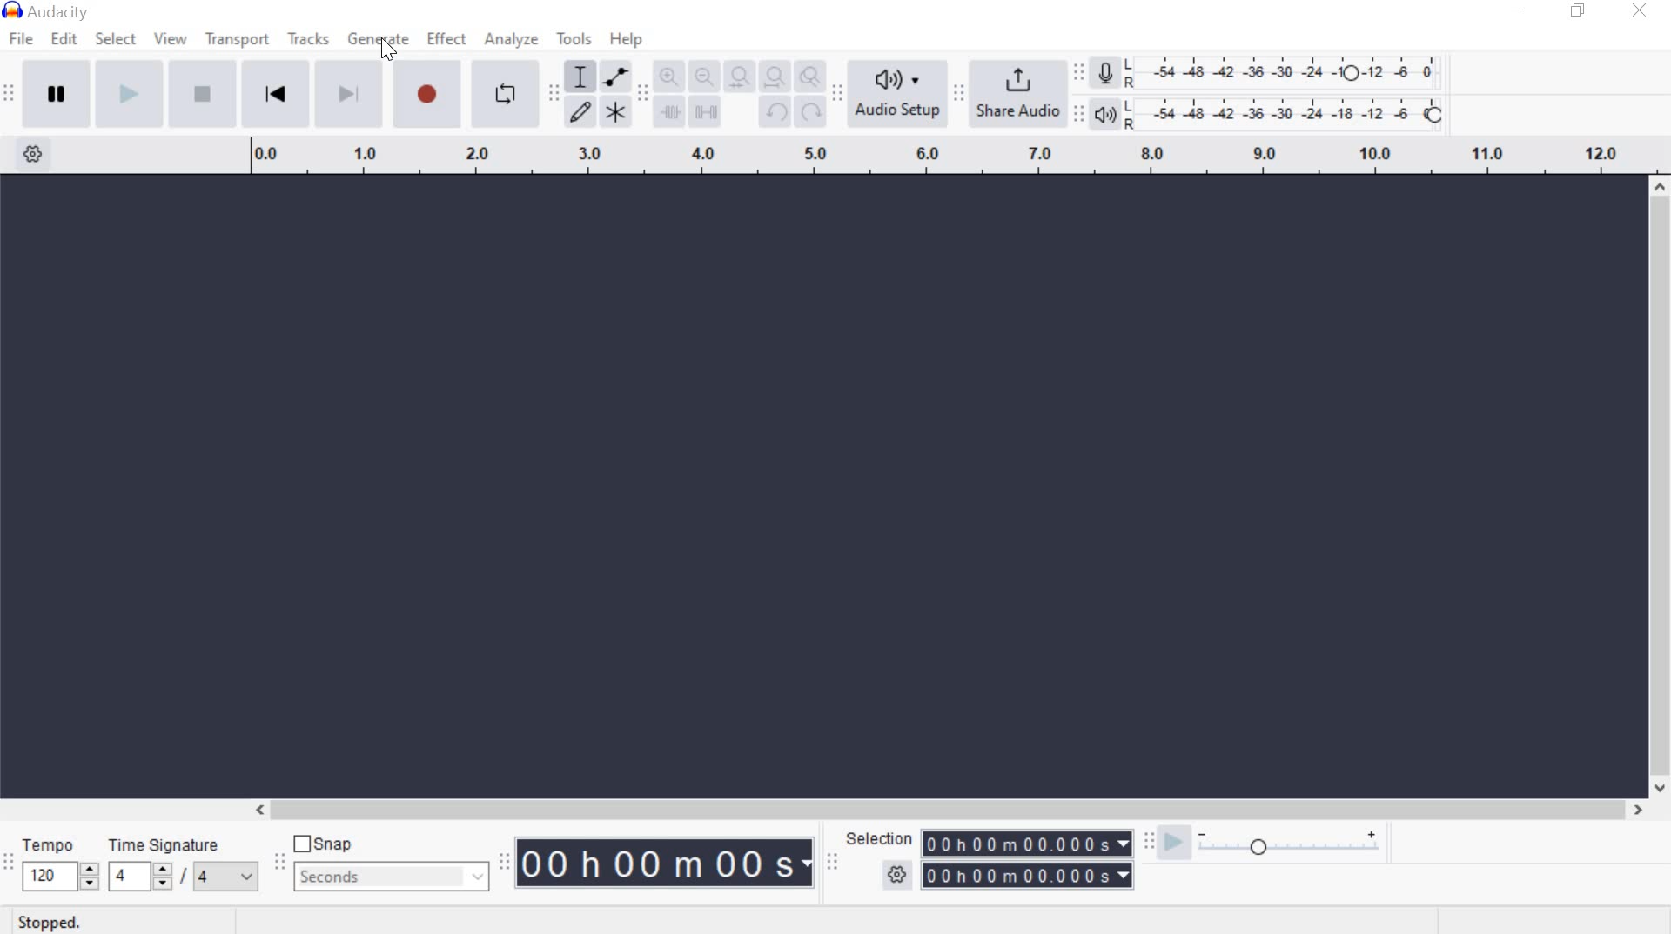 The image size is (1671, 934). What do you see at coordinates (1661, 489) in the screenshot?
I see `scrollbar` at bounding box center [1661, 489].